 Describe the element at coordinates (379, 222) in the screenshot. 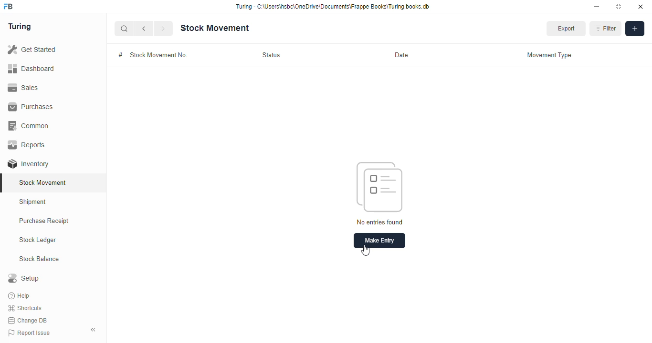

I see `no entries found` at that location.